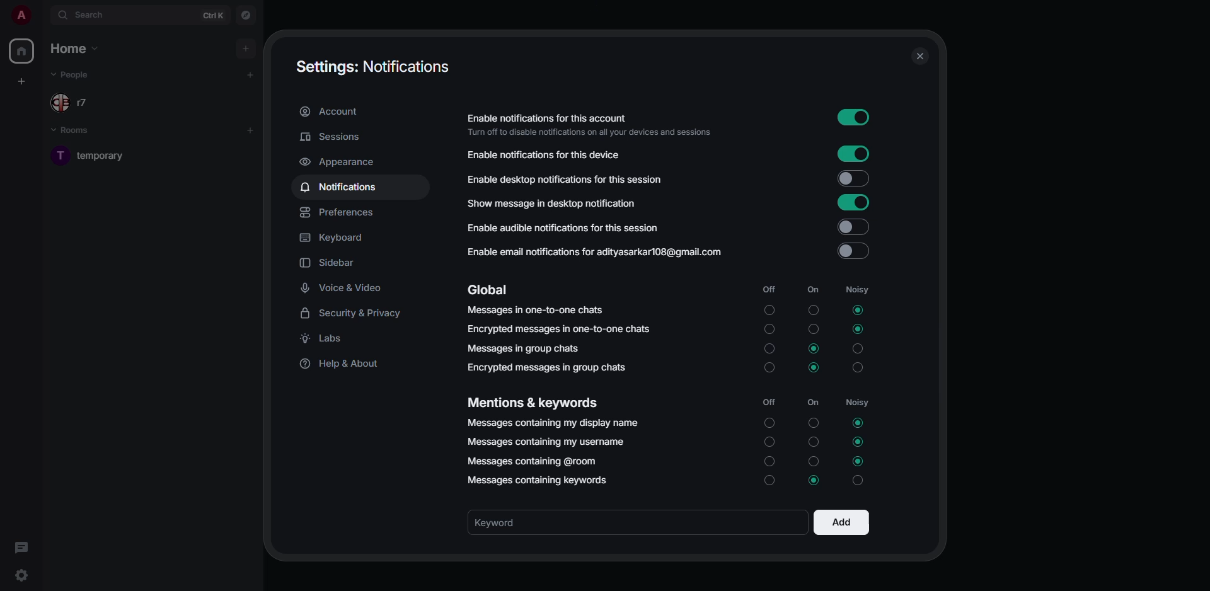  What do you see at coordinates (589, 123) in the screenshot?
I see `enable notifications for this account` at bounding box center [589, 123].